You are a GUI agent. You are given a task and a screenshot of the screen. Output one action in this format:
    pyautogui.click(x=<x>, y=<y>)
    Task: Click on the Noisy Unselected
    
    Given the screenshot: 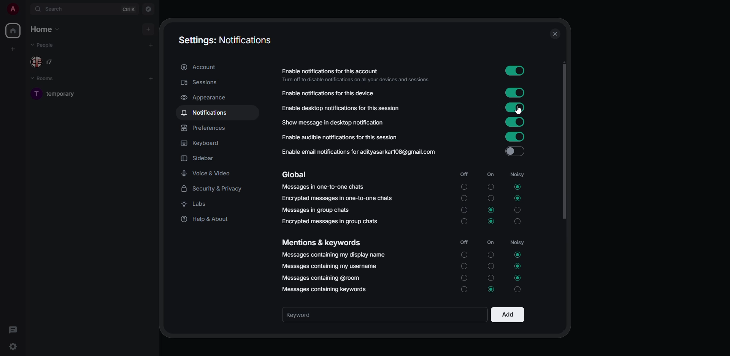 What is the action you would take?
    pyautogui.click(x=517, y=210)
    